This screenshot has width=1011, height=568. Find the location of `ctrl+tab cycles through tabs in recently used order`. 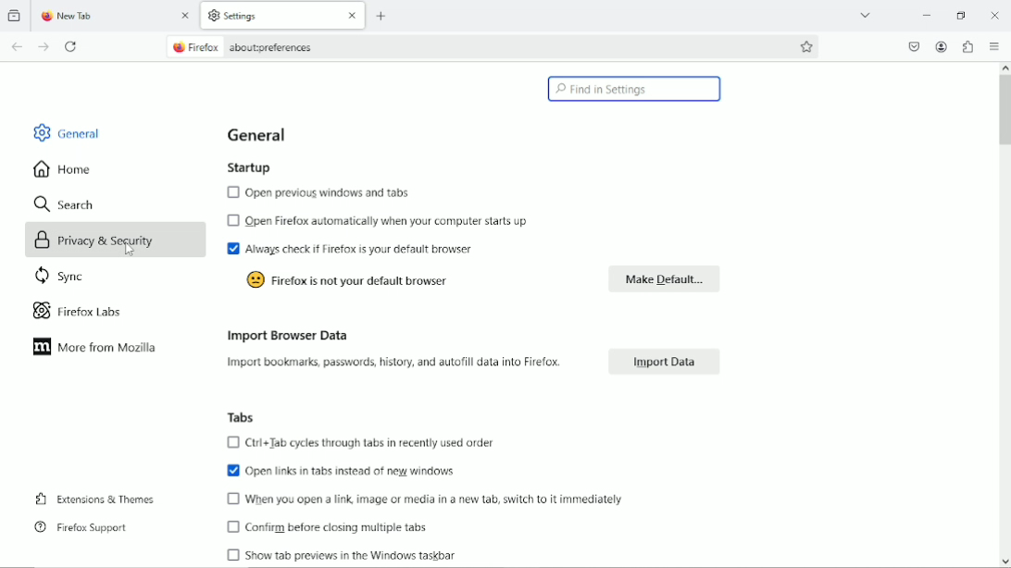

ctrl+tab cycles through tabs in recently used order is located at coordinates (375, 446).